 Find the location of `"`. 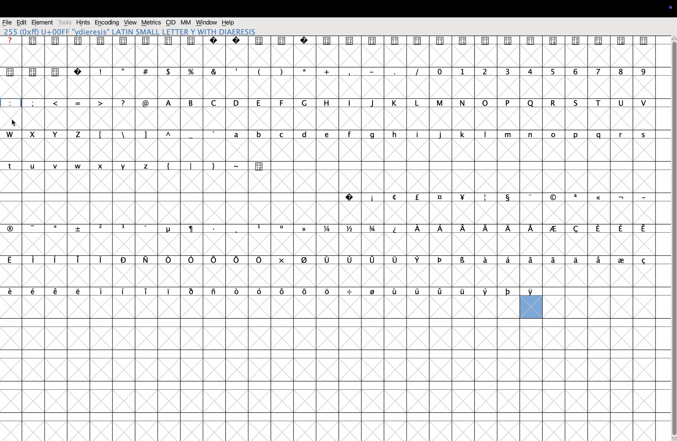

" is located at coordinates (125, 77).